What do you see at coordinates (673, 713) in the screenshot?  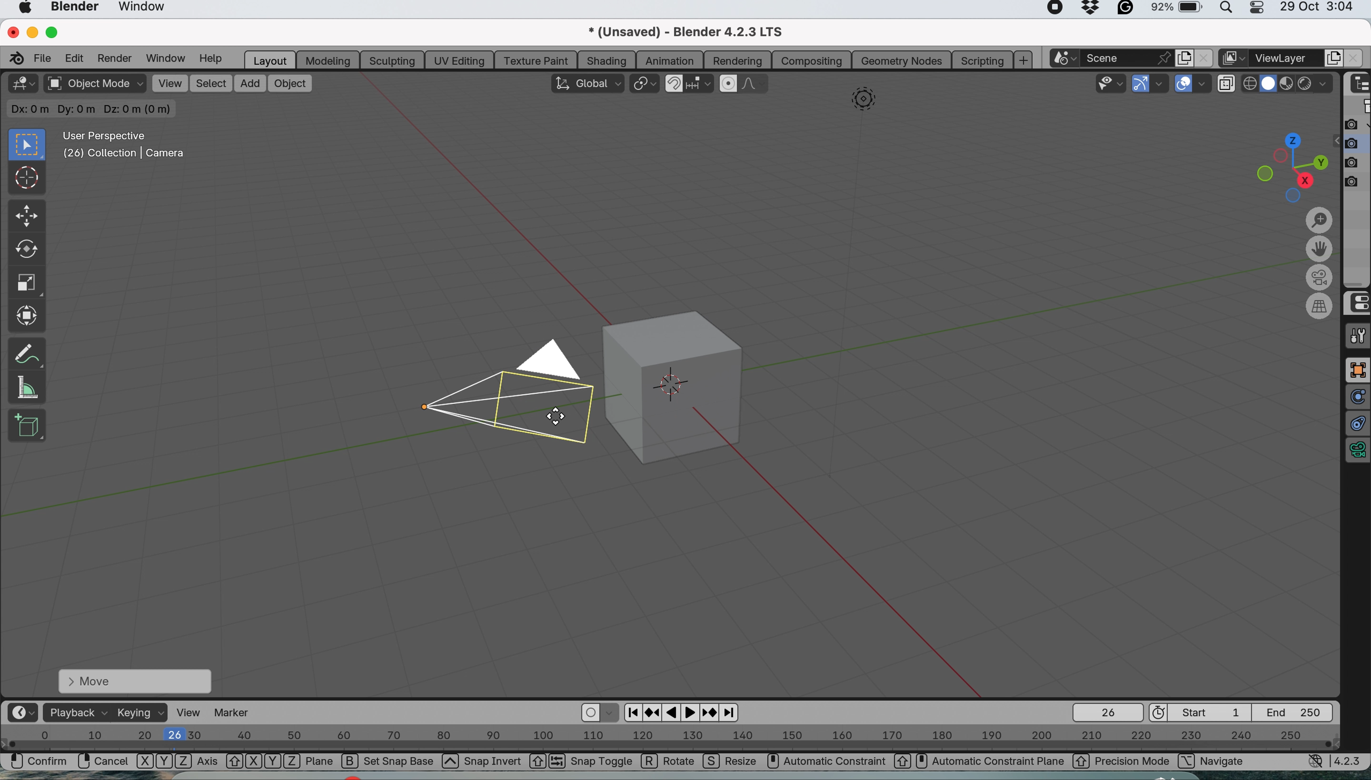 I see `pause` at bounding box center [673, 713].